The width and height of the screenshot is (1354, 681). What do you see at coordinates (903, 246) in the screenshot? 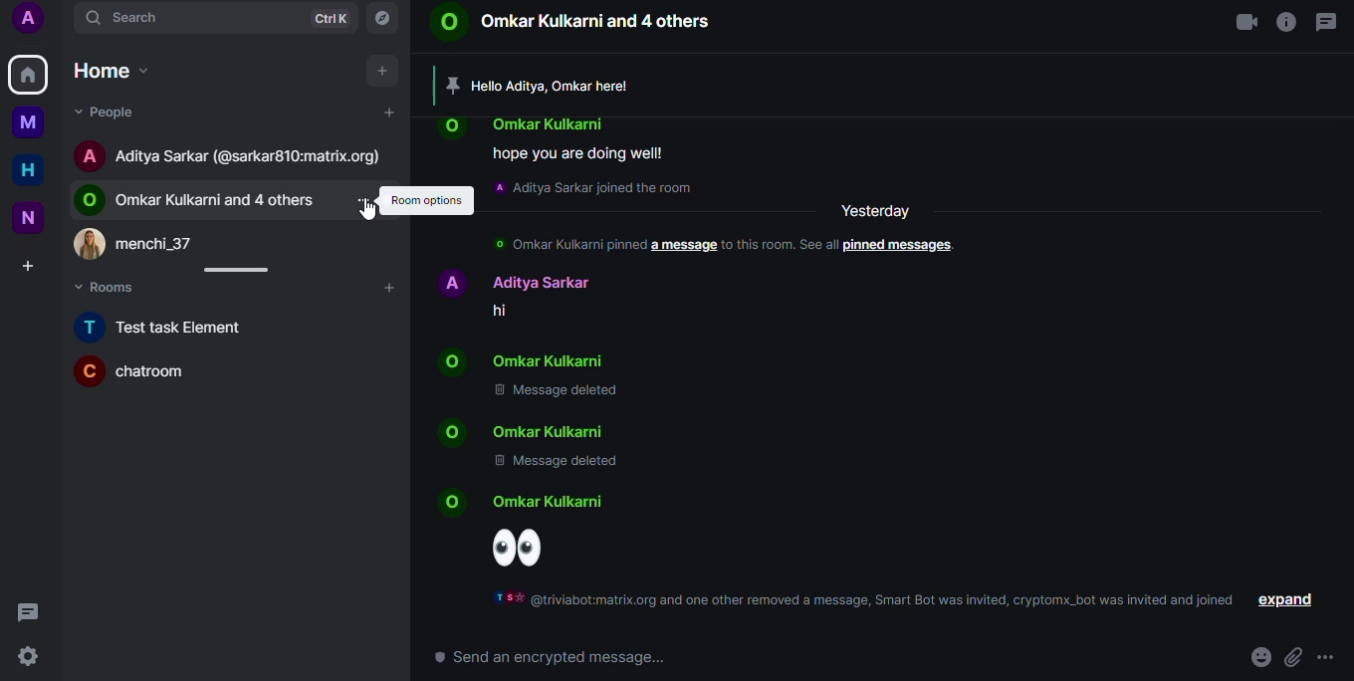
I see `pinned messages` at bounding box center [903, 246].